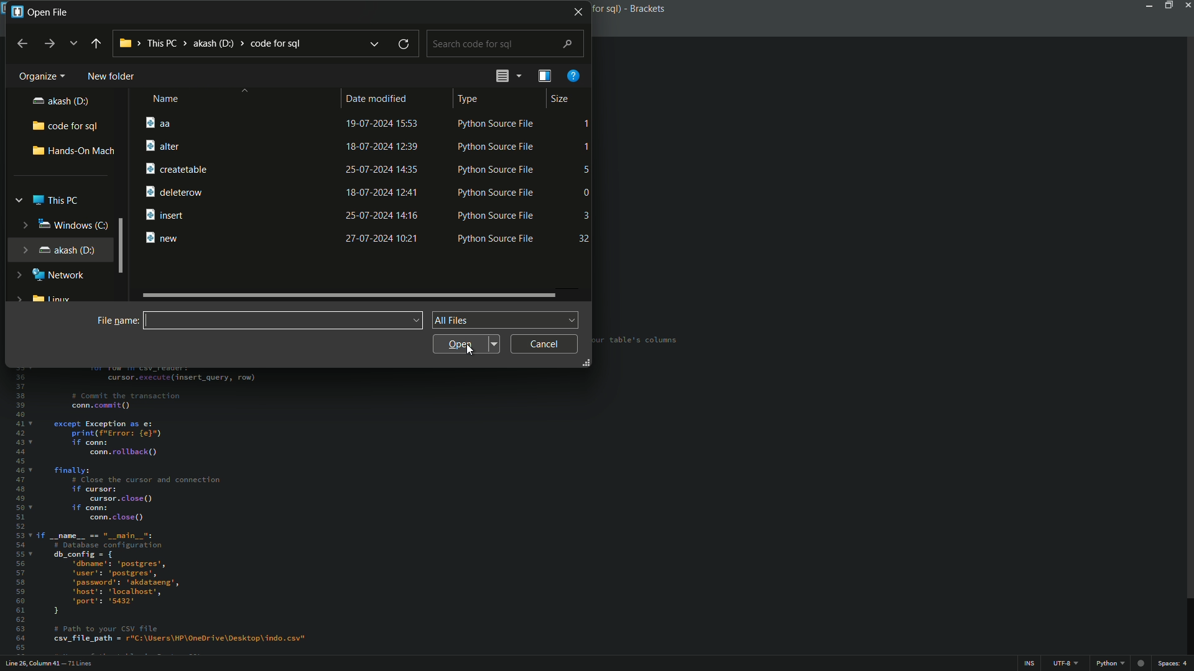 This screenshot has height=671, width=1194. Describe the element at coordinates (29, 664) in the screenshot. I see `cursor position` at that location.